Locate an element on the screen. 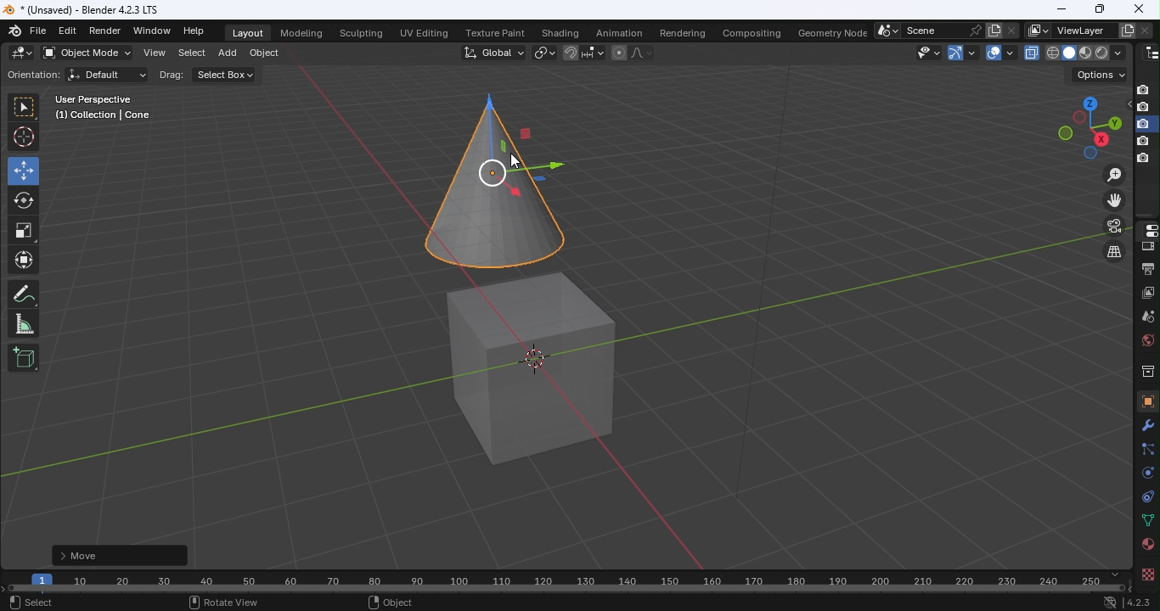 This screenshot has width=1160, height=611. New scene is located at coordinates (993, 30).